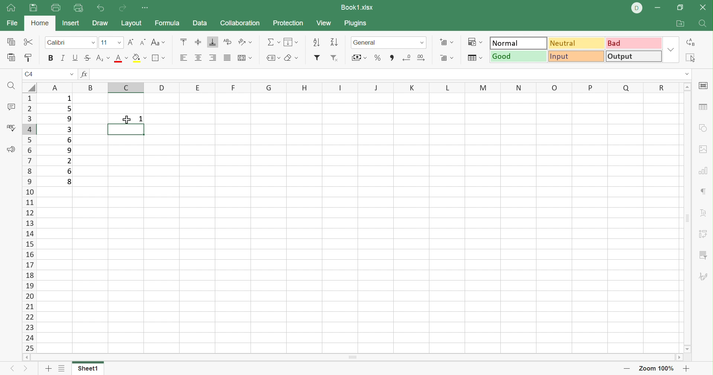 The height and width of the screenshot is (375, 713). Describe the element at coordinates (13, 370) in the screenshot. I see `Previous` at that location.